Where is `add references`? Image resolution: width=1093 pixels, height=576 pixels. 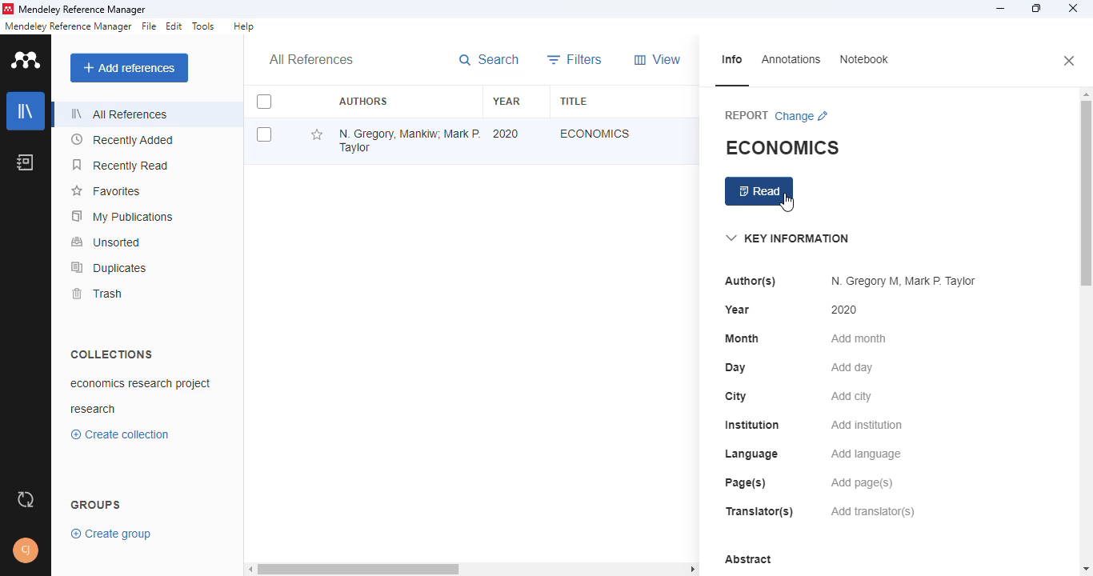
add references is located at coordinates (129, 68).